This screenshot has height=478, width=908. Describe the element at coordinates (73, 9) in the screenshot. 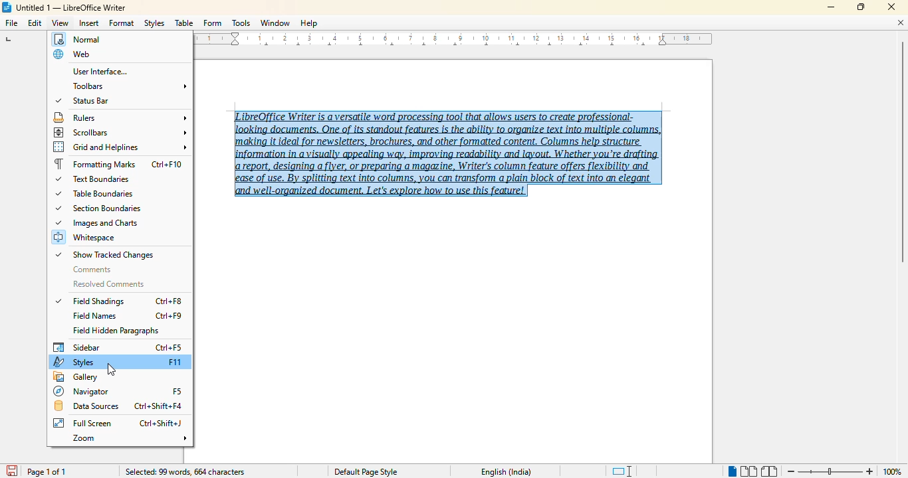

I see `Untitled 1 -- LibreOffice Writer` at that location.